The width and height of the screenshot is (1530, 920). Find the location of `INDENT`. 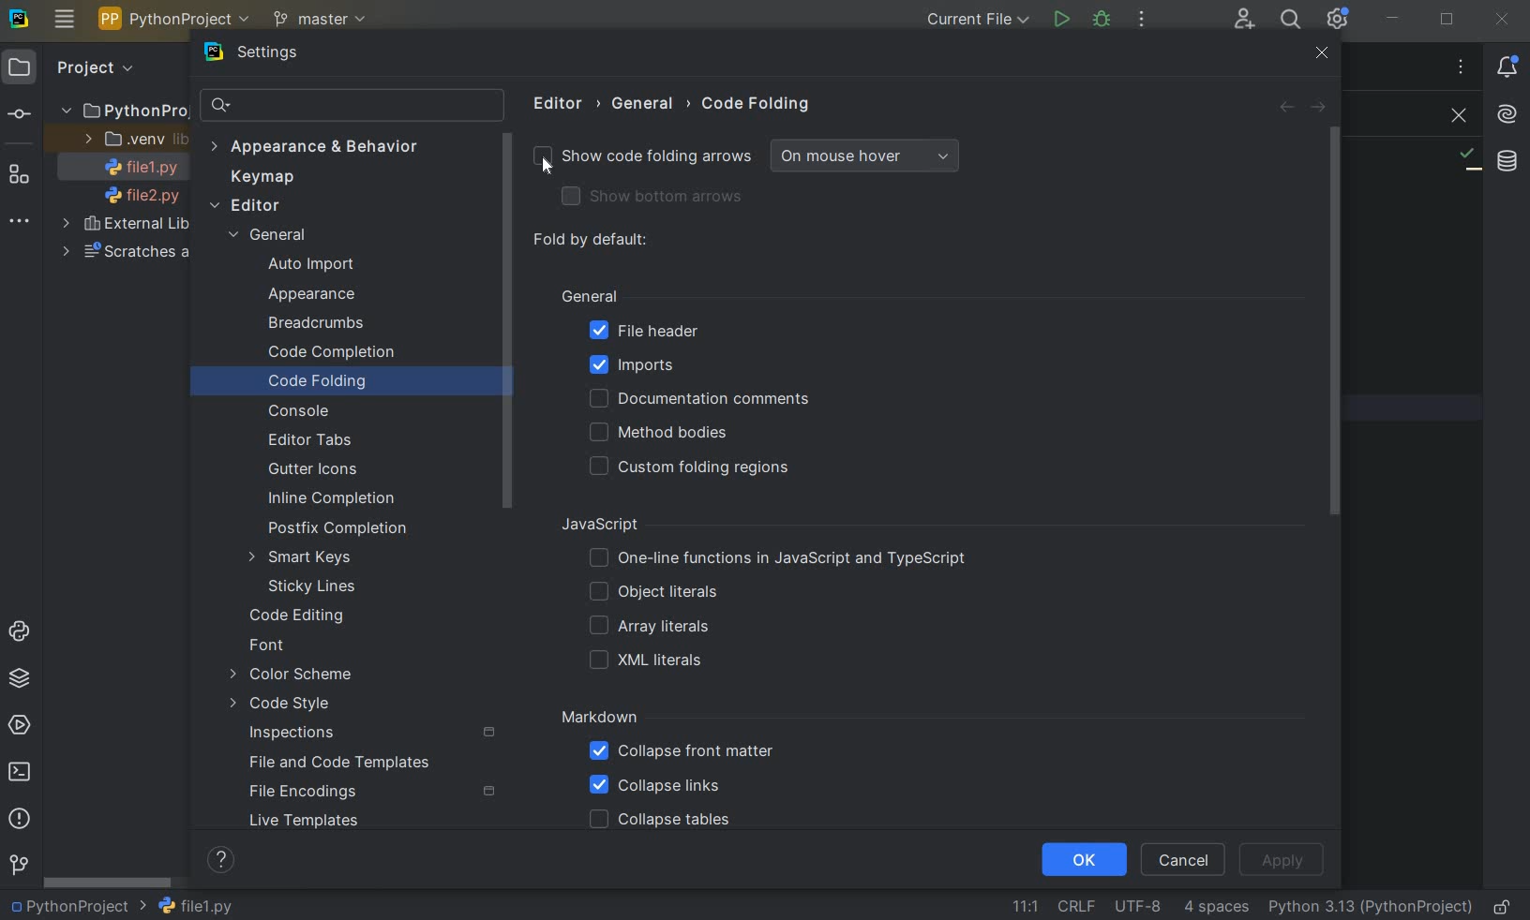

INDENT is located at coordinates (1215, 908).